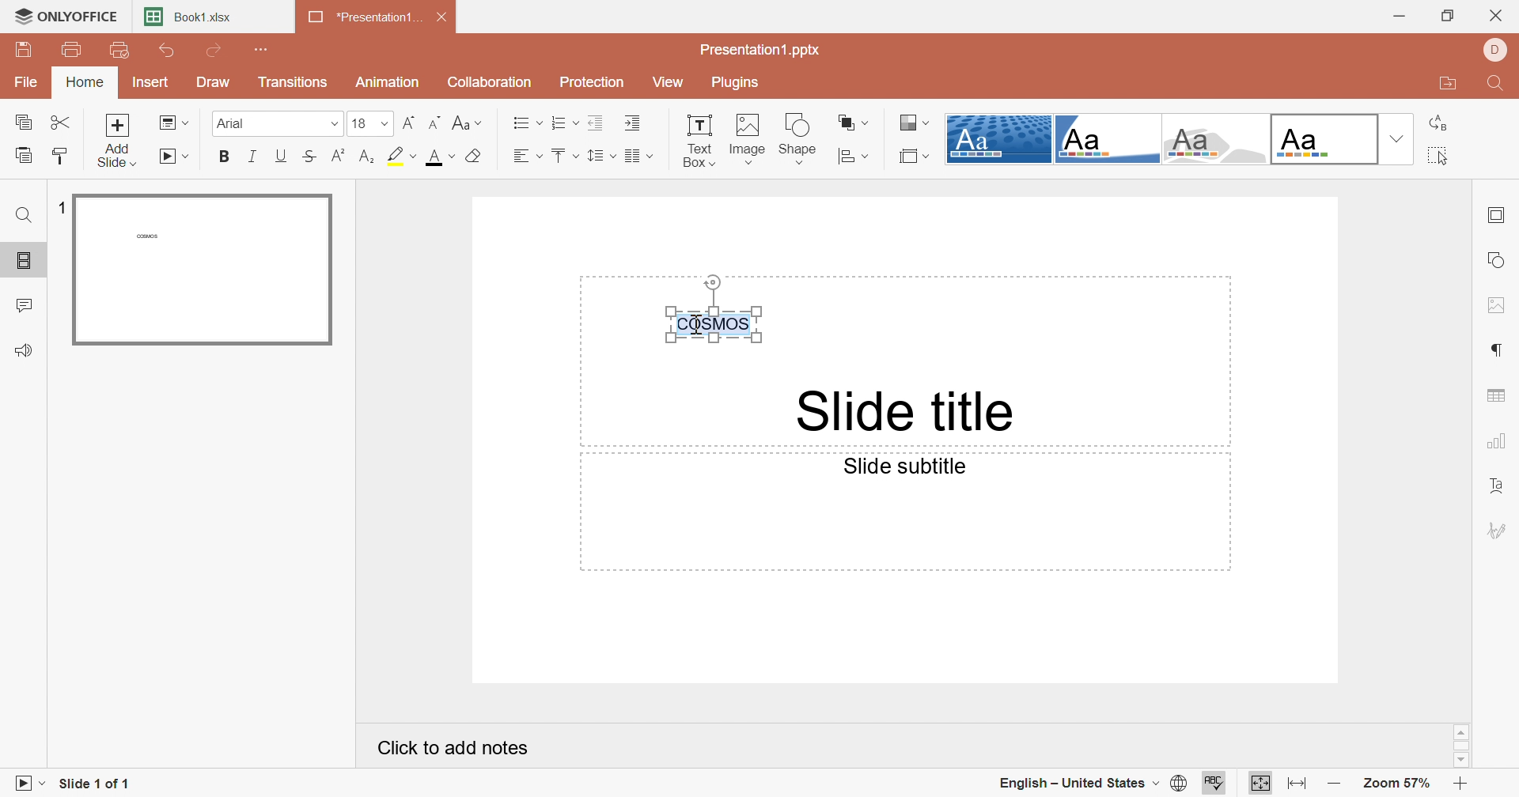 The image size is (1519, 797). I want to click on Clear style, so click(474, 157).